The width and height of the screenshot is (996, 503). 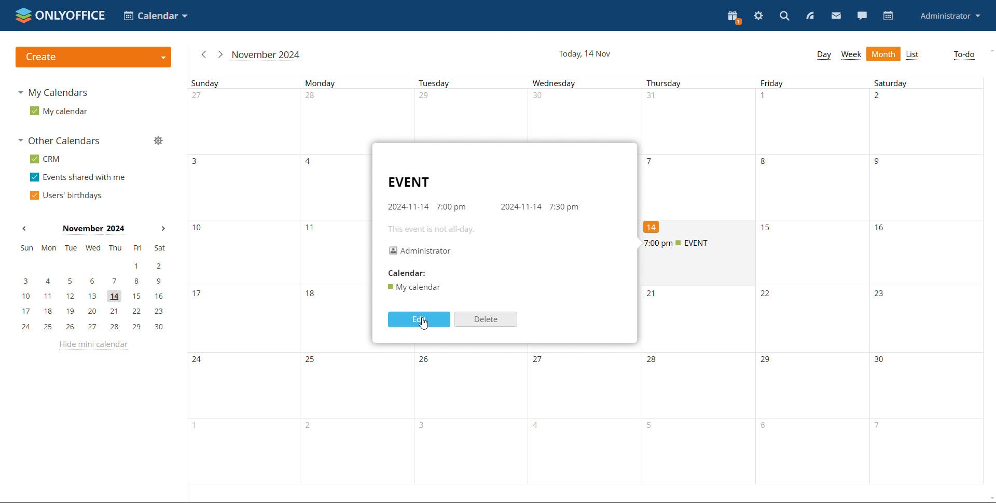 I want to click on number, so click(x=654, y=427).